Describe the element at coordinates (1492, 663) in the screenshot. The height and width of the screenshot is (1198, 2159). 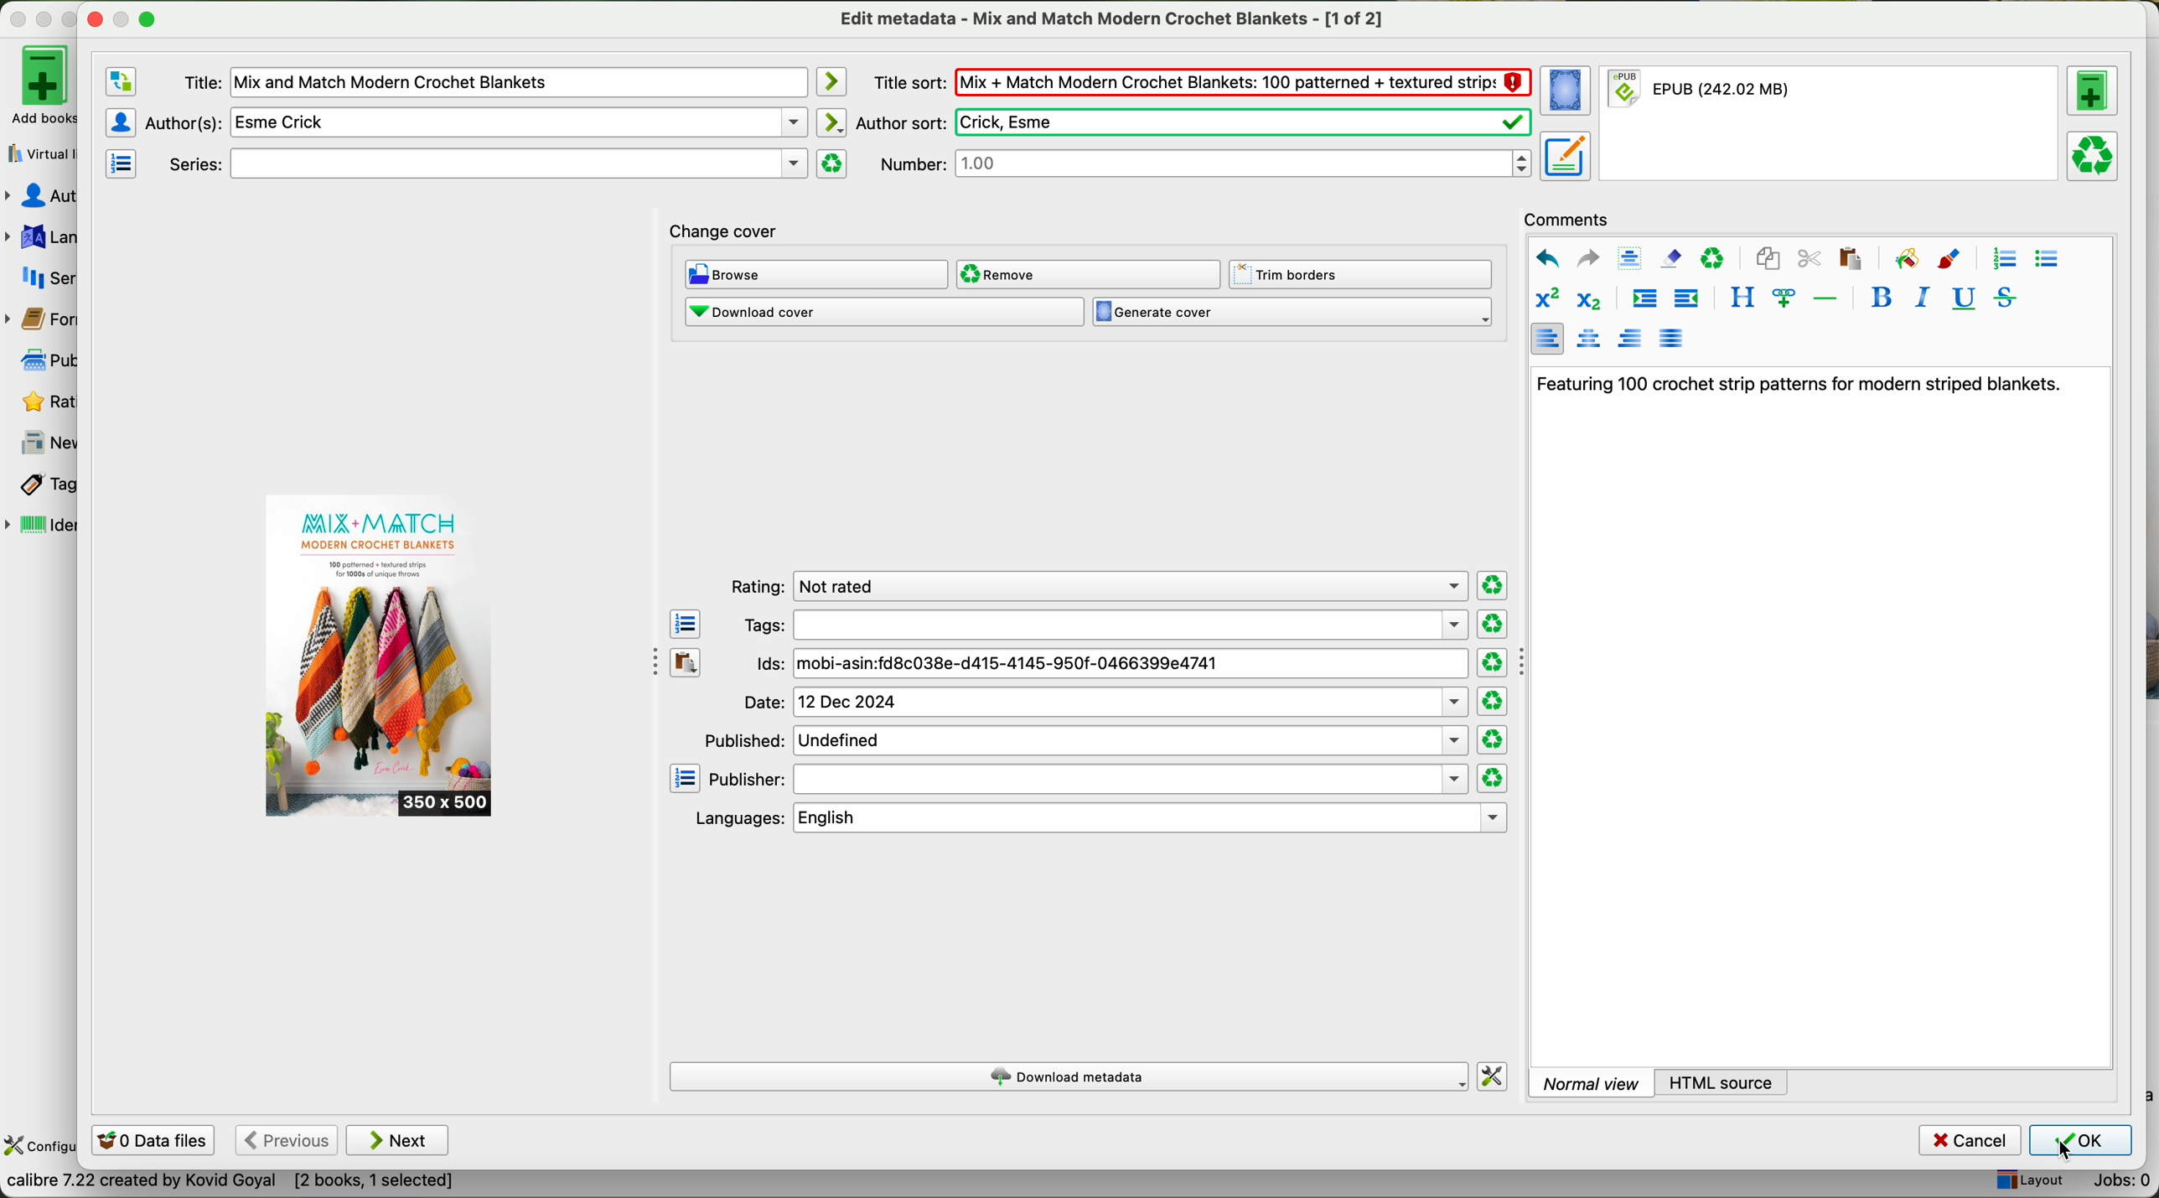
I see `clear rating` at that location.